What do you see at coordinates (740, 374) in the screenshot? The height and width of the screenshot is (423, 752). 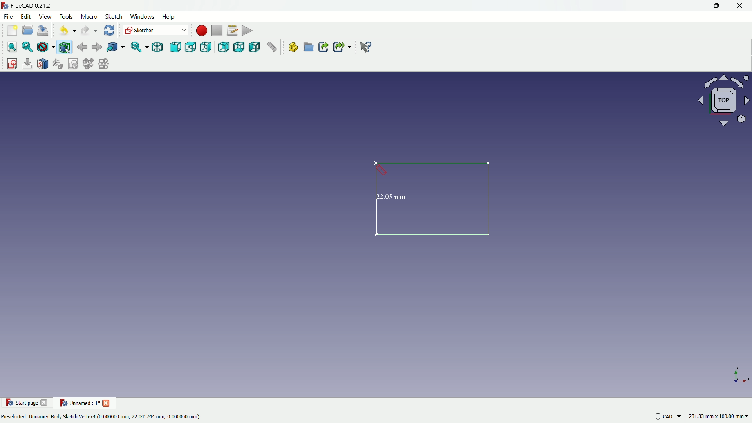 I see `placement axes` at bounding box center [740, 374].